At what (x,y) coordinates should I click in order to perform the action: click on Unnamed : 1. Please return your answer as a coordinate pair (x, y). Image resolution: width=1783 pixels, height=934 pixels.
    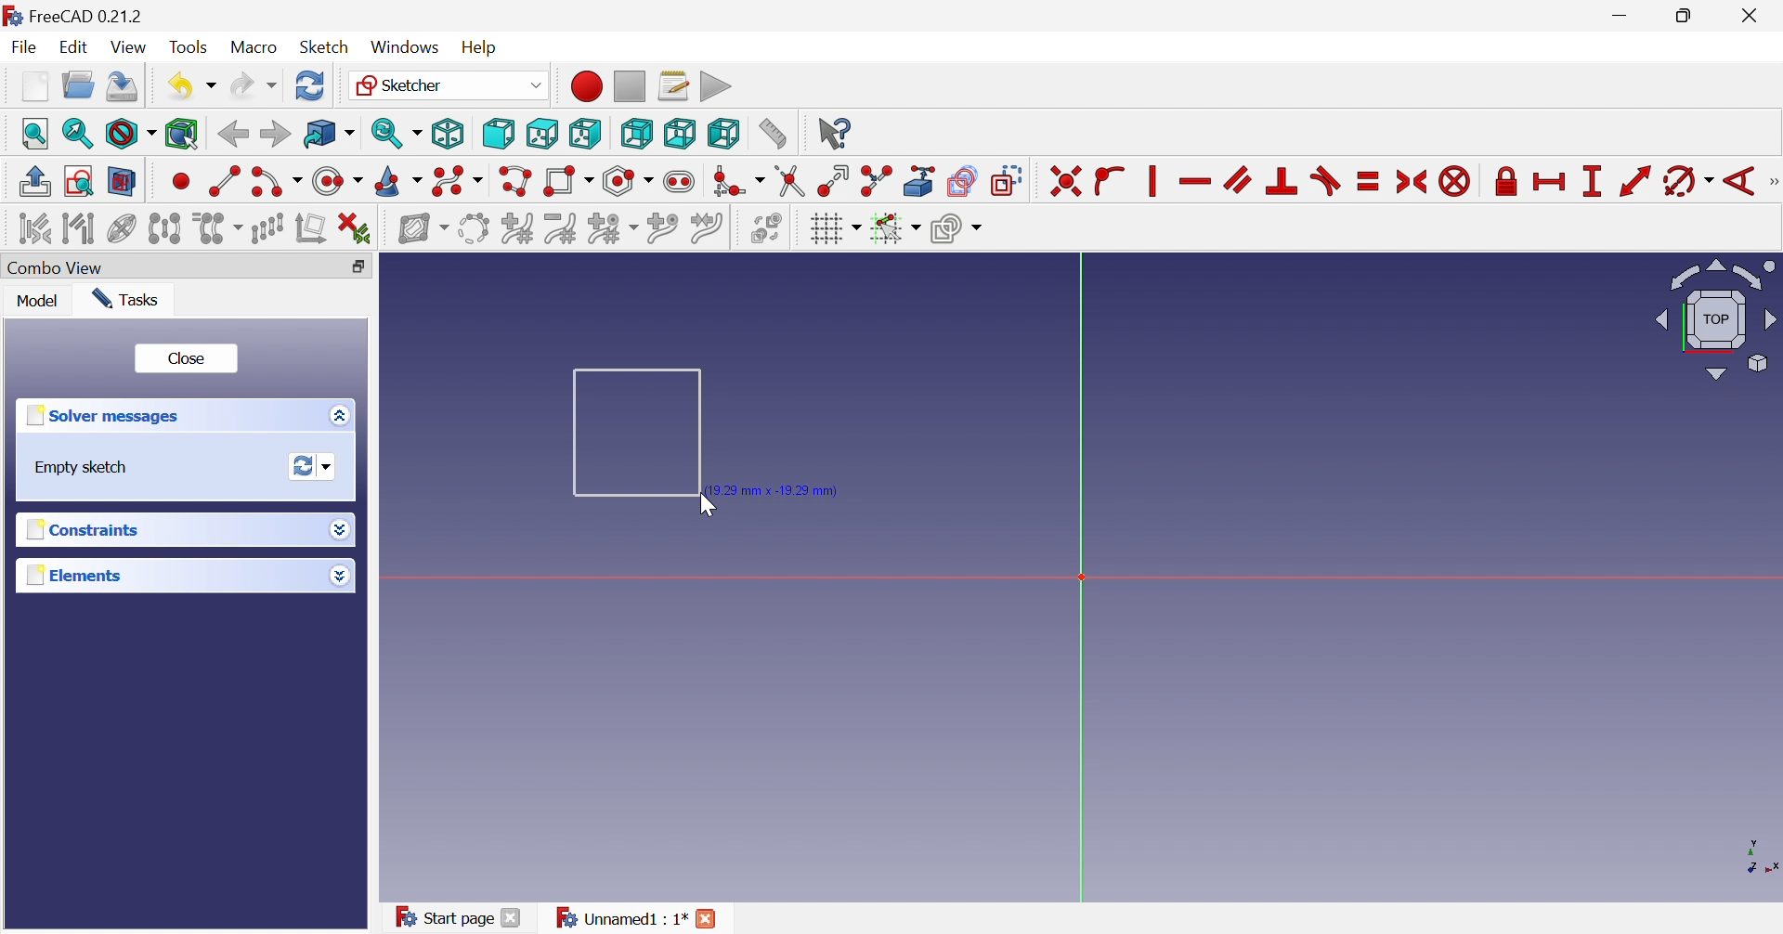
    Looking at the image, I should click on (618, 918).